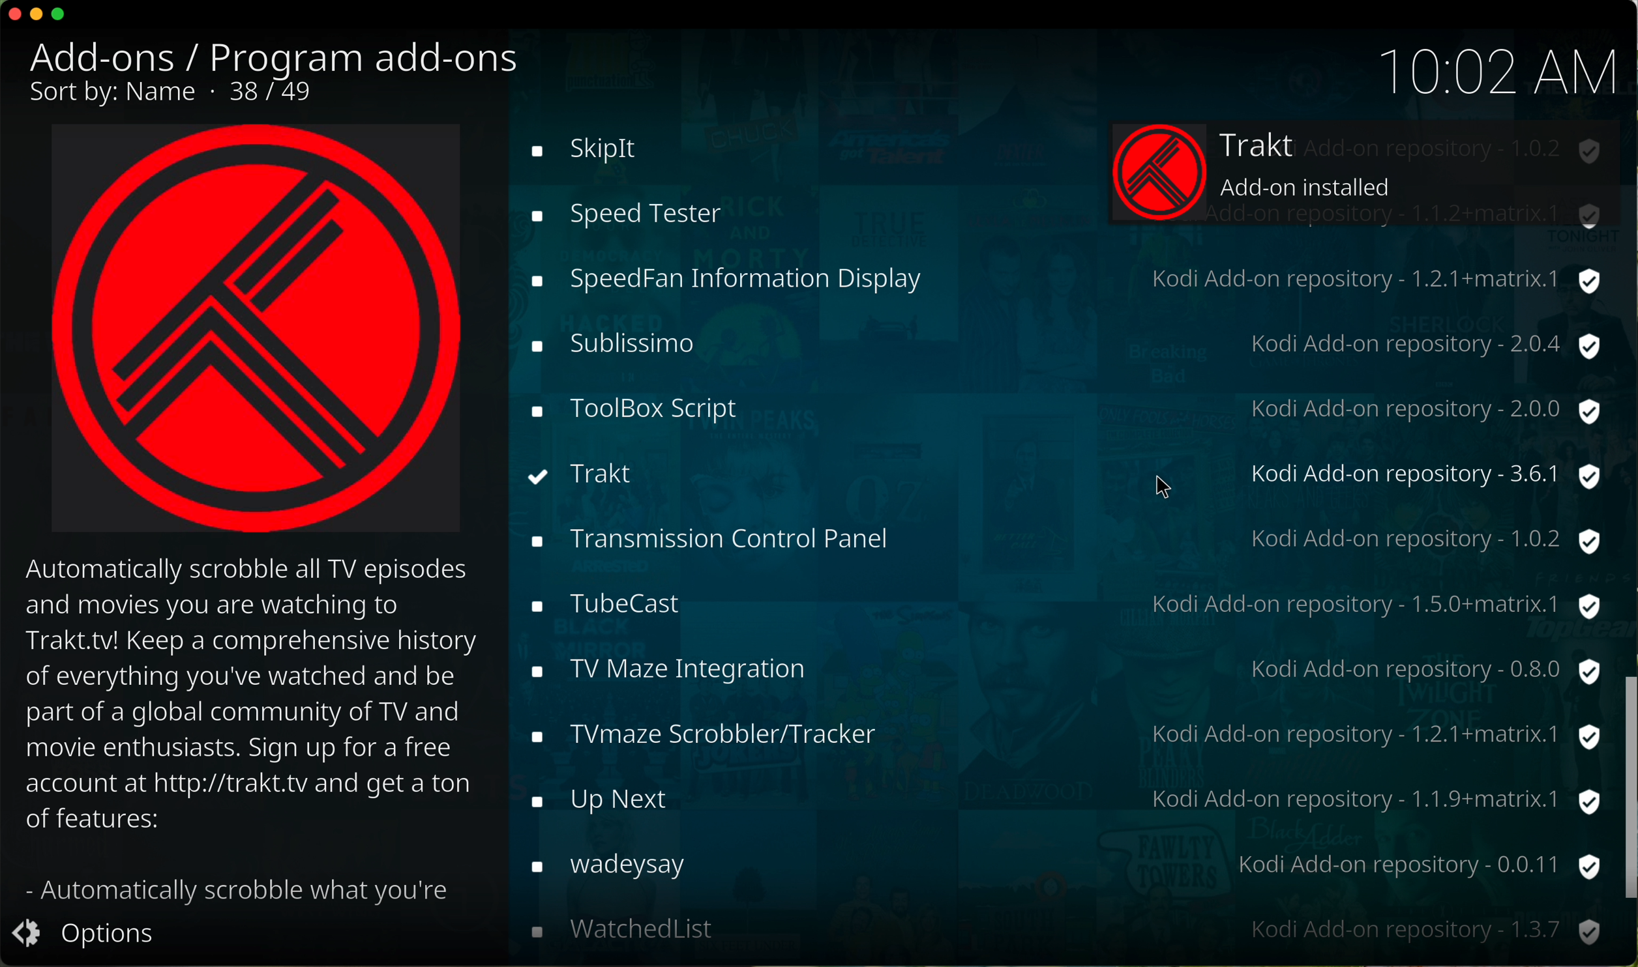  What do you see at coordinates (91, 936) in the screenshot?
I see `options` at bounding box center [91, 936].